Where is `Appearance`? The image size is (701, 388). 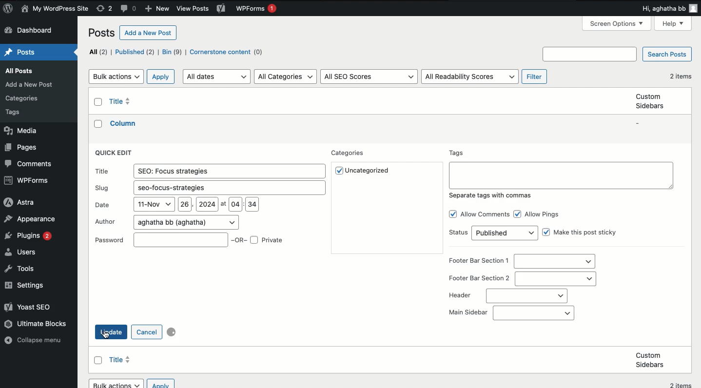
Appearance is located at coordinates (30, 219).